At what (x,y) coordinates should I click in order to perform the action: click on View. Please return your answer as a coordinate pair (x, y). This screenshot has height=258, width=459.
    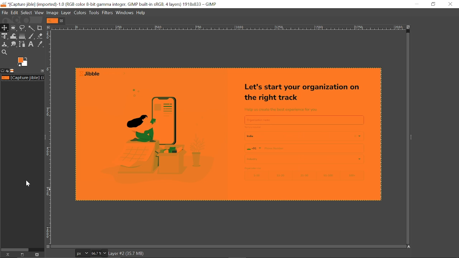
    Looking at the image, I should click on (39, 12).